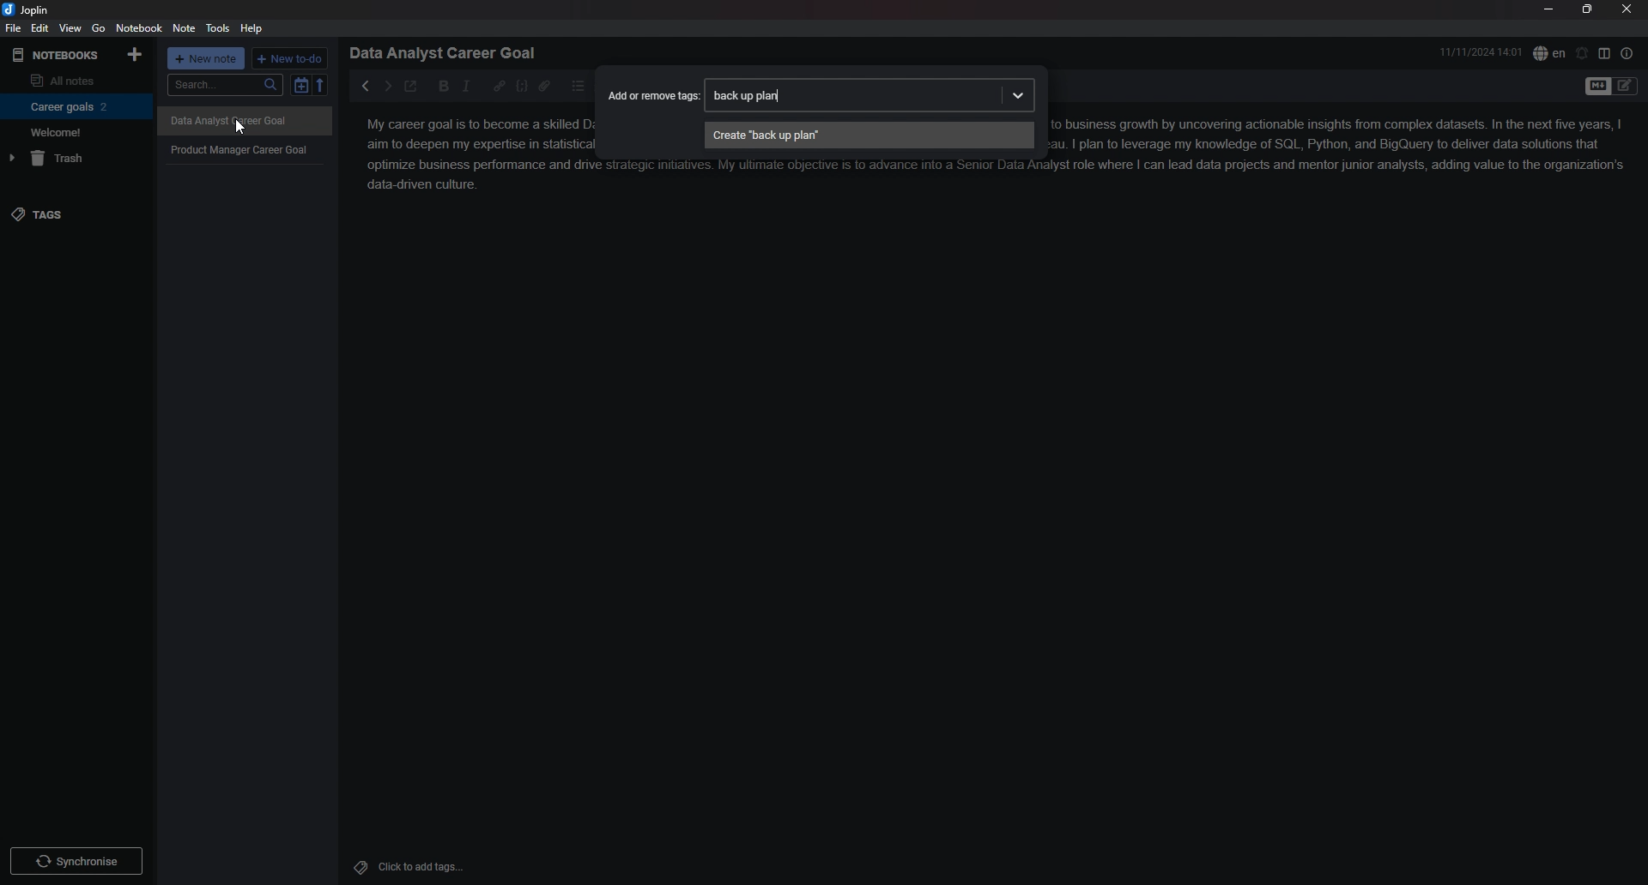  I want to click on bold, so click(445, 87).